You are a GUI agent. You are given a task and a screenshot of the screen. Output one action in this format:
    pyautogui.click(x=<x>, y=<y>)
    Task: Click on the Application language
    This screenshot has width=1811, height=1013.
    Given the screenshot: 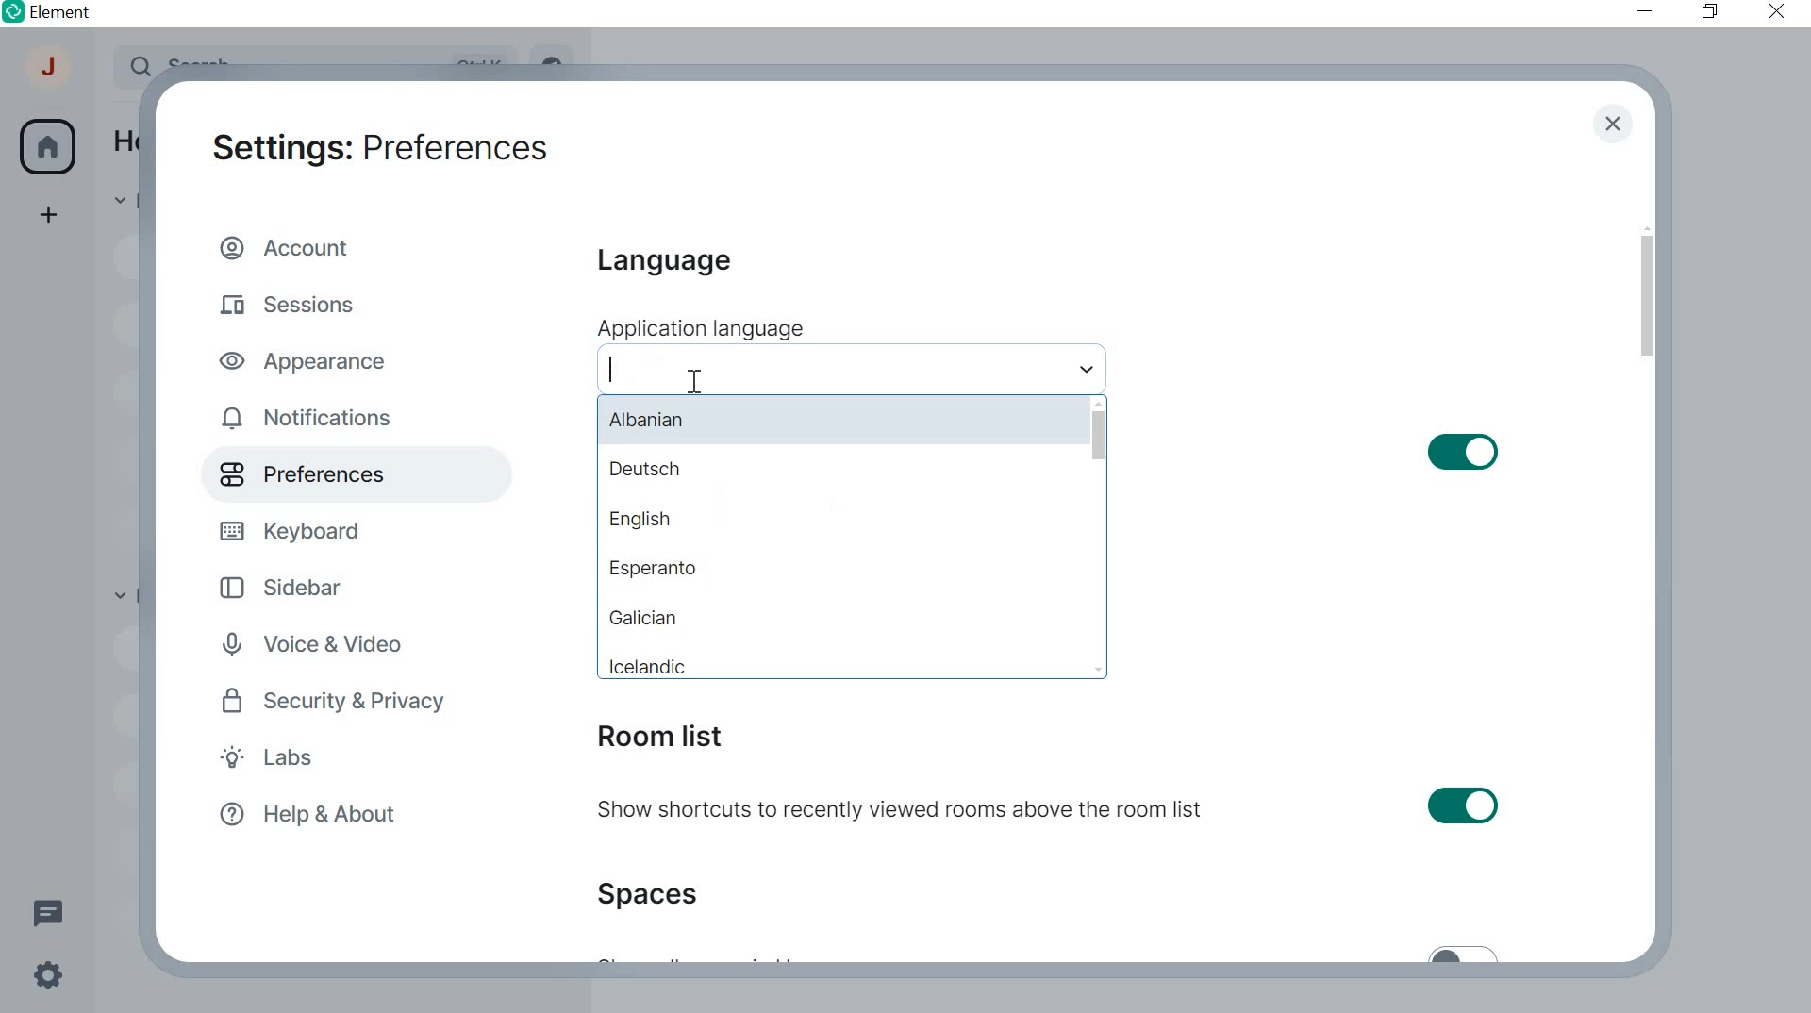 What is the action you would take?
    pyautogui.click(x=699, y=328)
    